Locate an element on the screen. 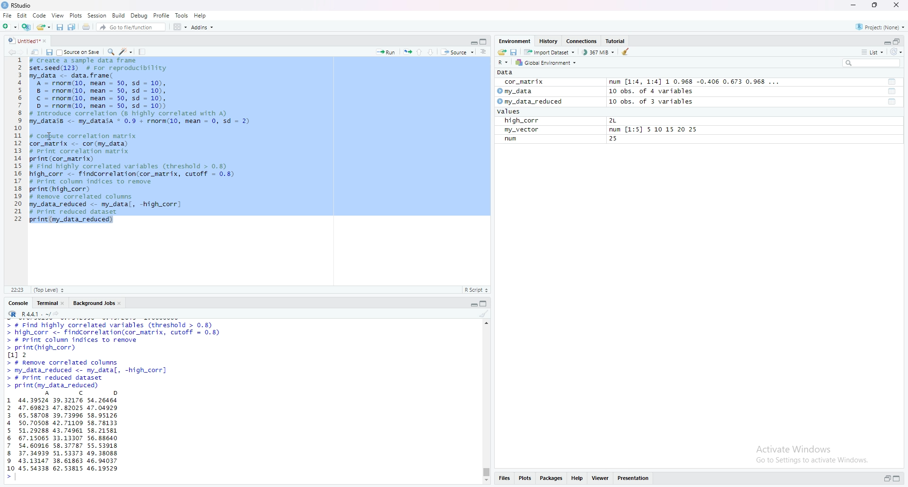  Collapse is located at coordinates (473, 43).